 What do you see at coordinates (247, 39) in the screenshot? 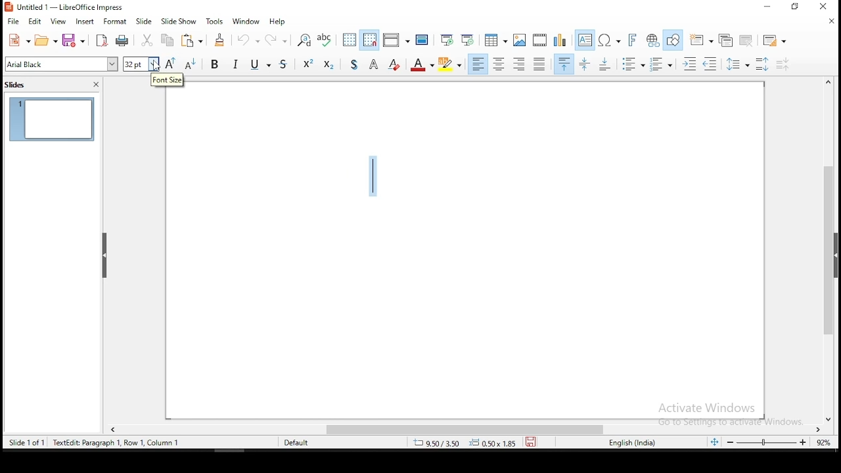
I see `undo` at bounding box center [247, 39].